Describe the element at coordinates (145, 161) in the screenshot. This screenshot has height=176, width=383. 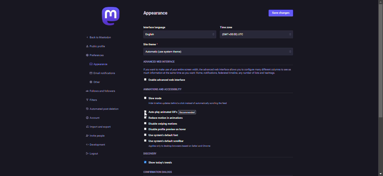
I see `enabled` at that location.